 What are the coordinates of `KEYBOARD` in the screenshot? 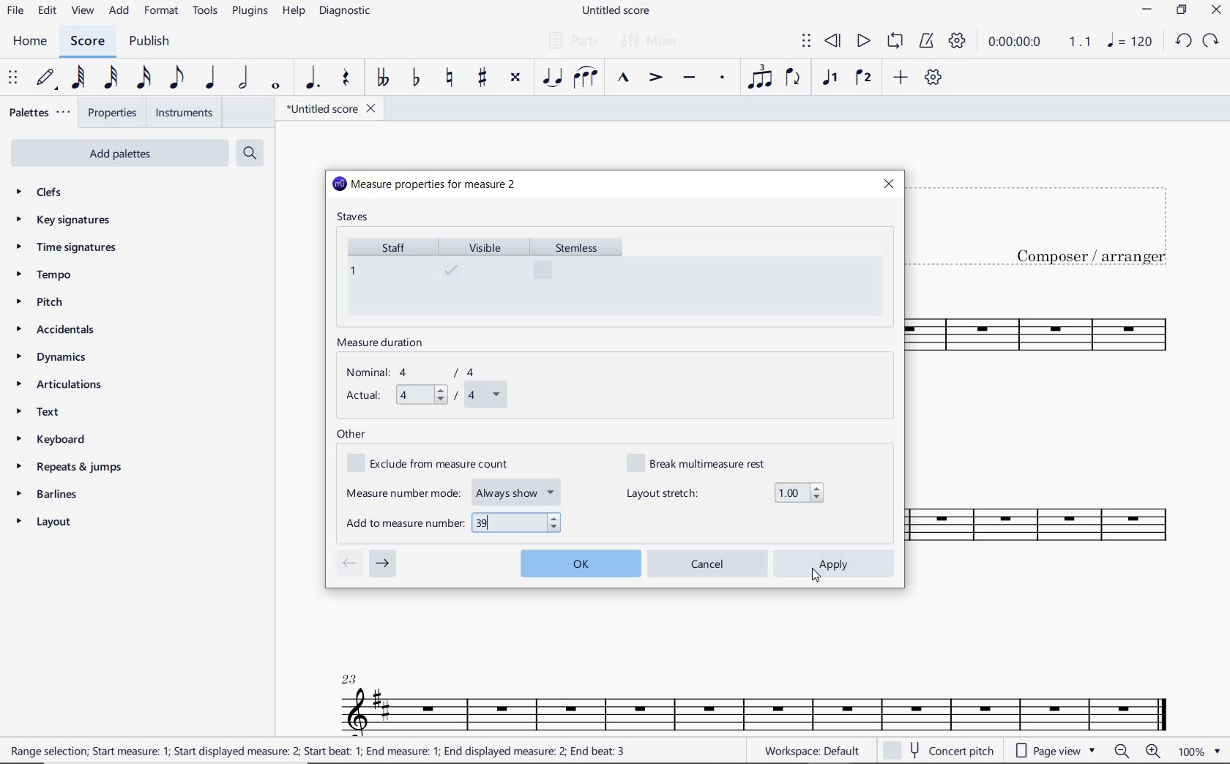 It's located at (63, 441).